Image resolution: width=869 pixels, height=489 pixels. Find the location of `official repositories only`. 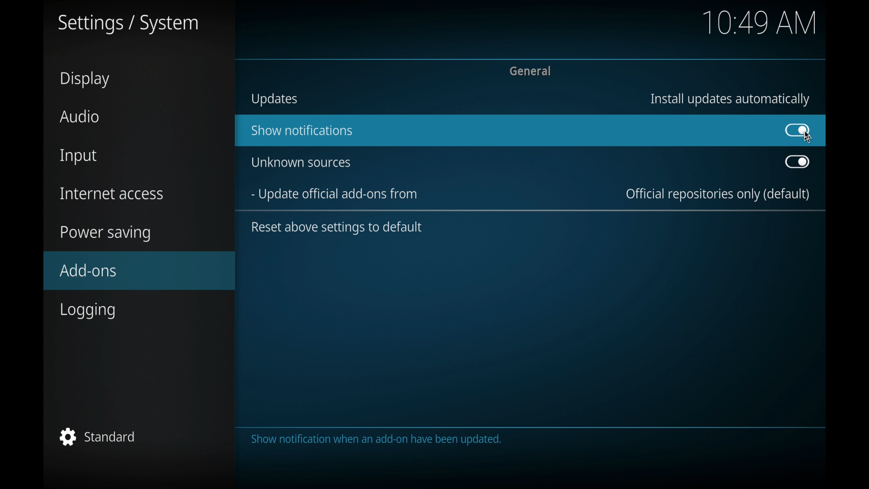

official repositories only is located at coordinates (718, 195).